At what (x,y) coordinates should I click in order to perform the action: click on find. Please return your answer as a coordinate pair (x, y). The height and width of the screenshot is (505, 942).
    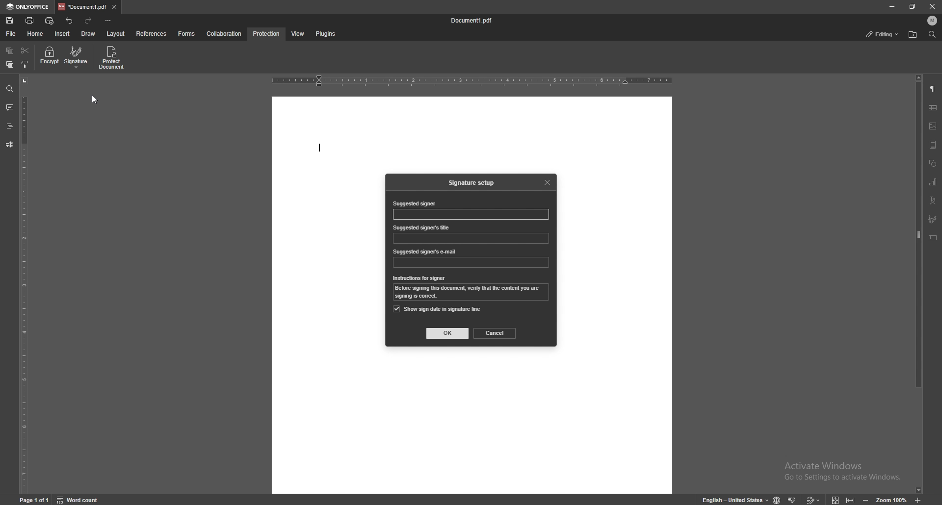
    Looking at the image, I should click on (932, 35).